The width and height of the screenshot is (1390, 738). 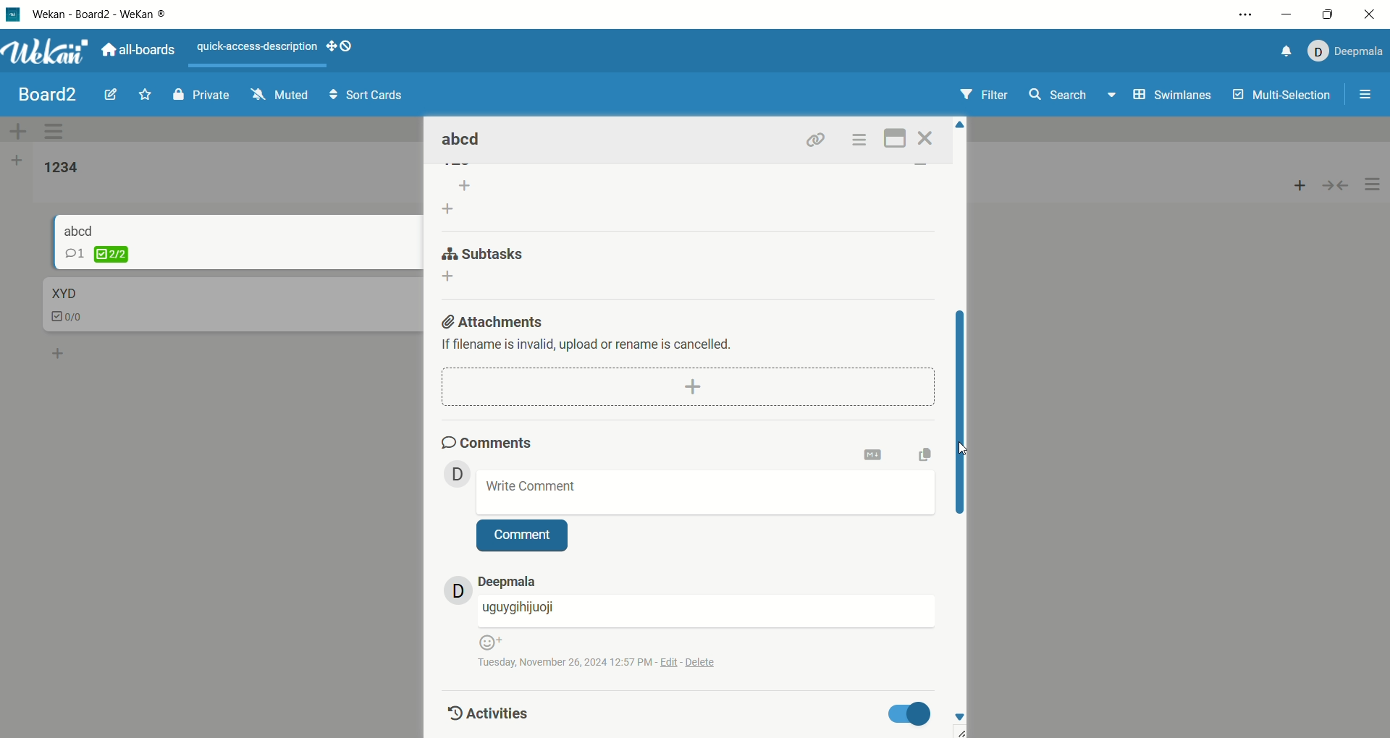 I want to click on cursor, so click(x=959, y=450).